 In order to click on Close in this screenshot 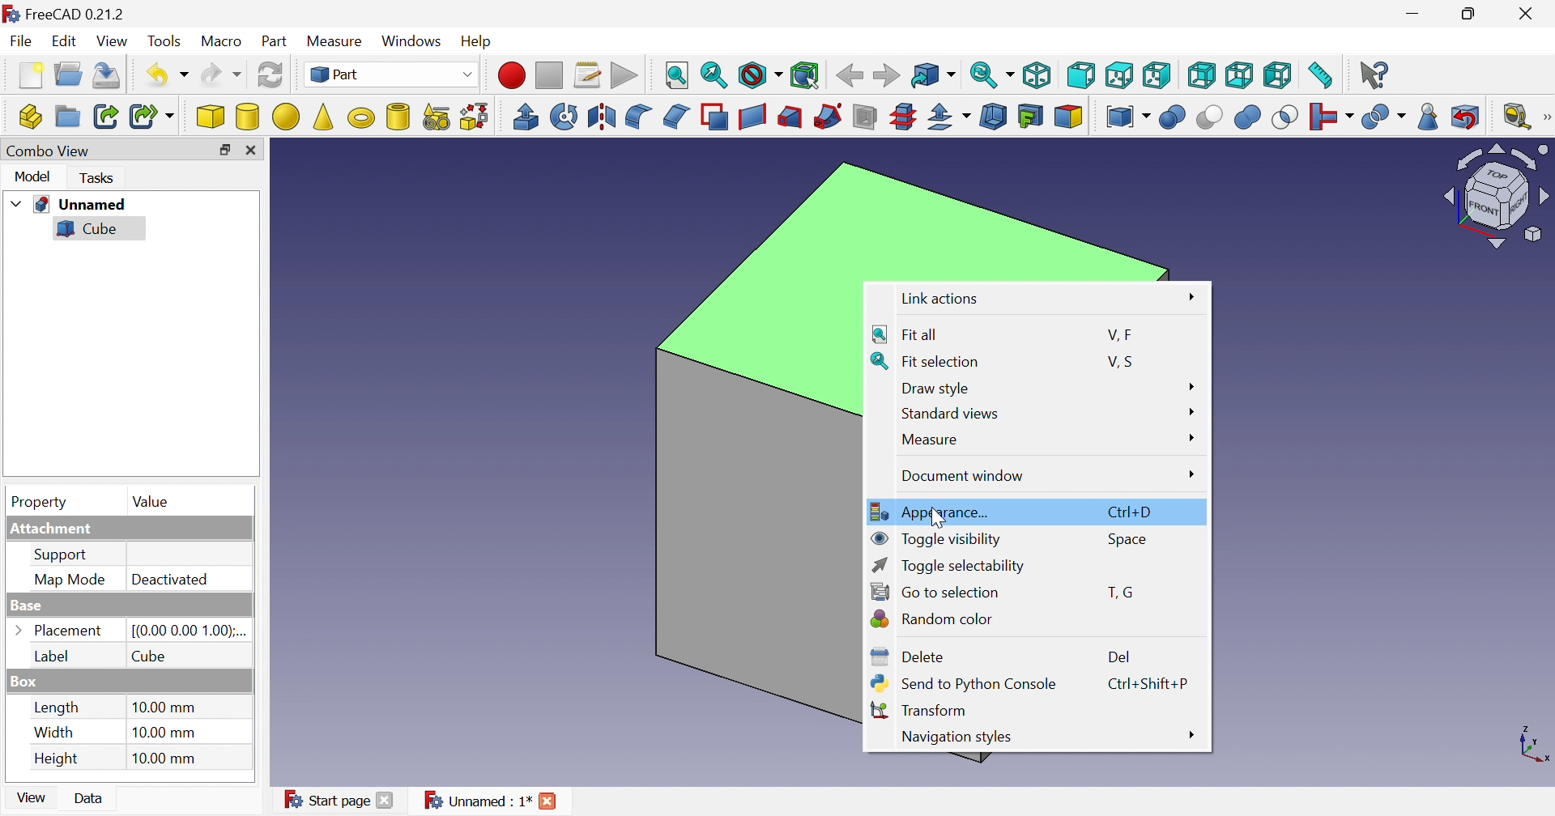, I will do `click(548, 801)`.